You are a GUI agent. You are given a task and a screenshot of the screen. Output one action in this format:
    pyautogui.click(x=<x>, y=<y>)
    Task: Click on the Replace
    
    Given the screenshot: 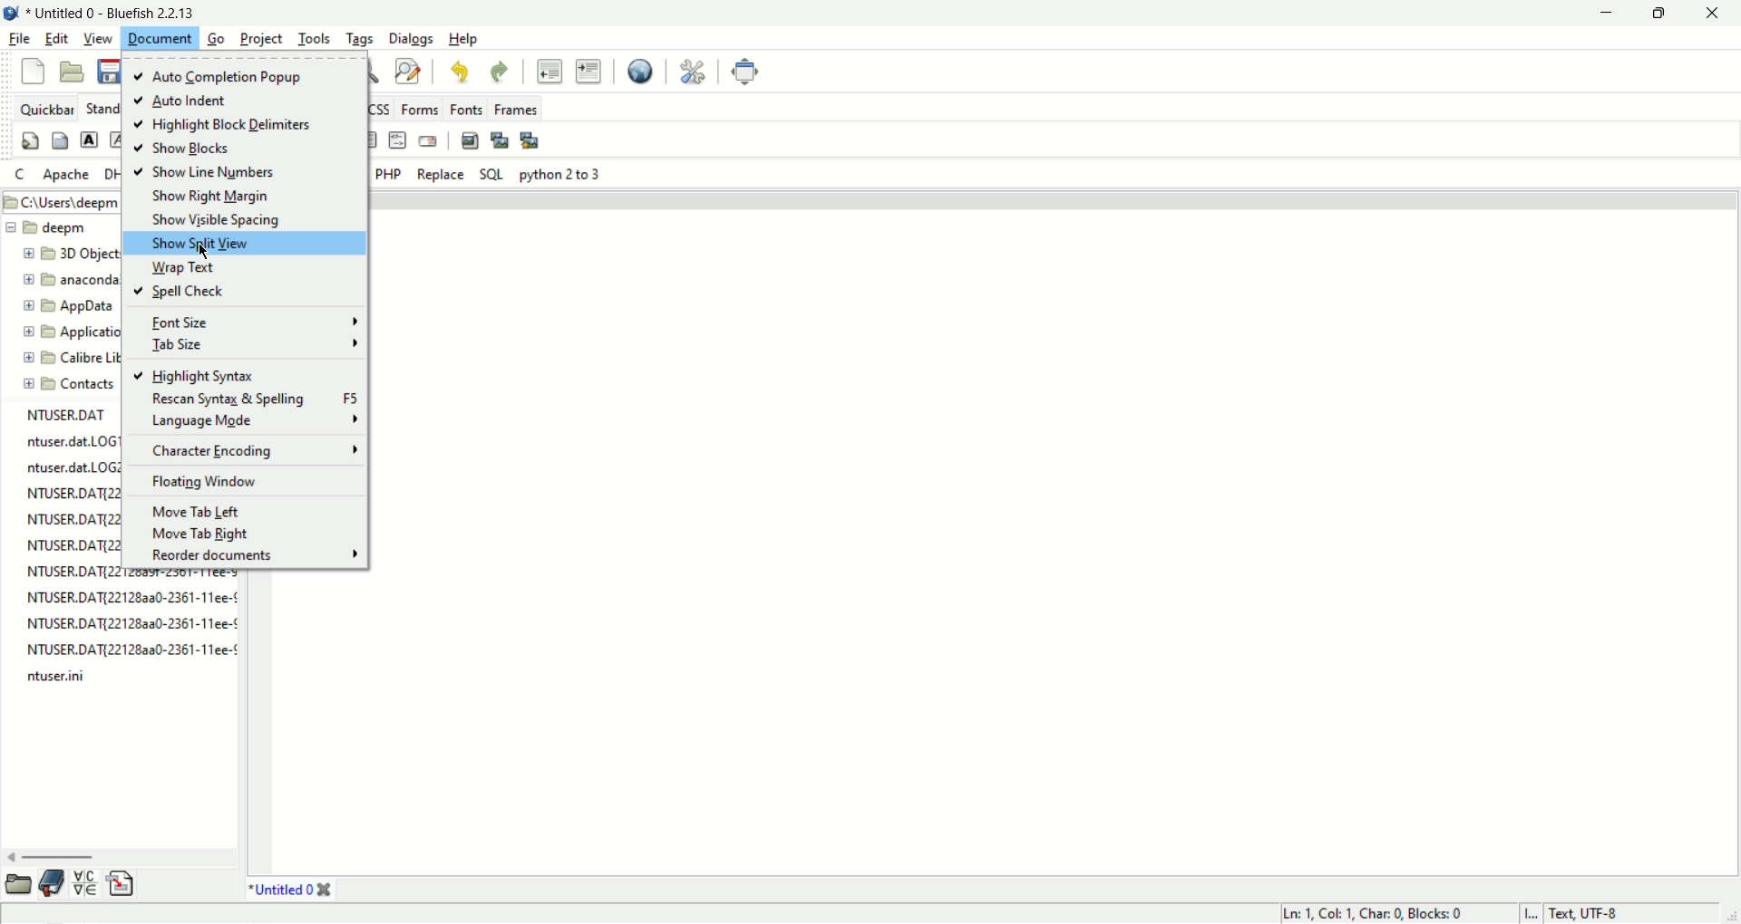 What is the action you would take?
    pyautogui.click(x=440, y=173)
    